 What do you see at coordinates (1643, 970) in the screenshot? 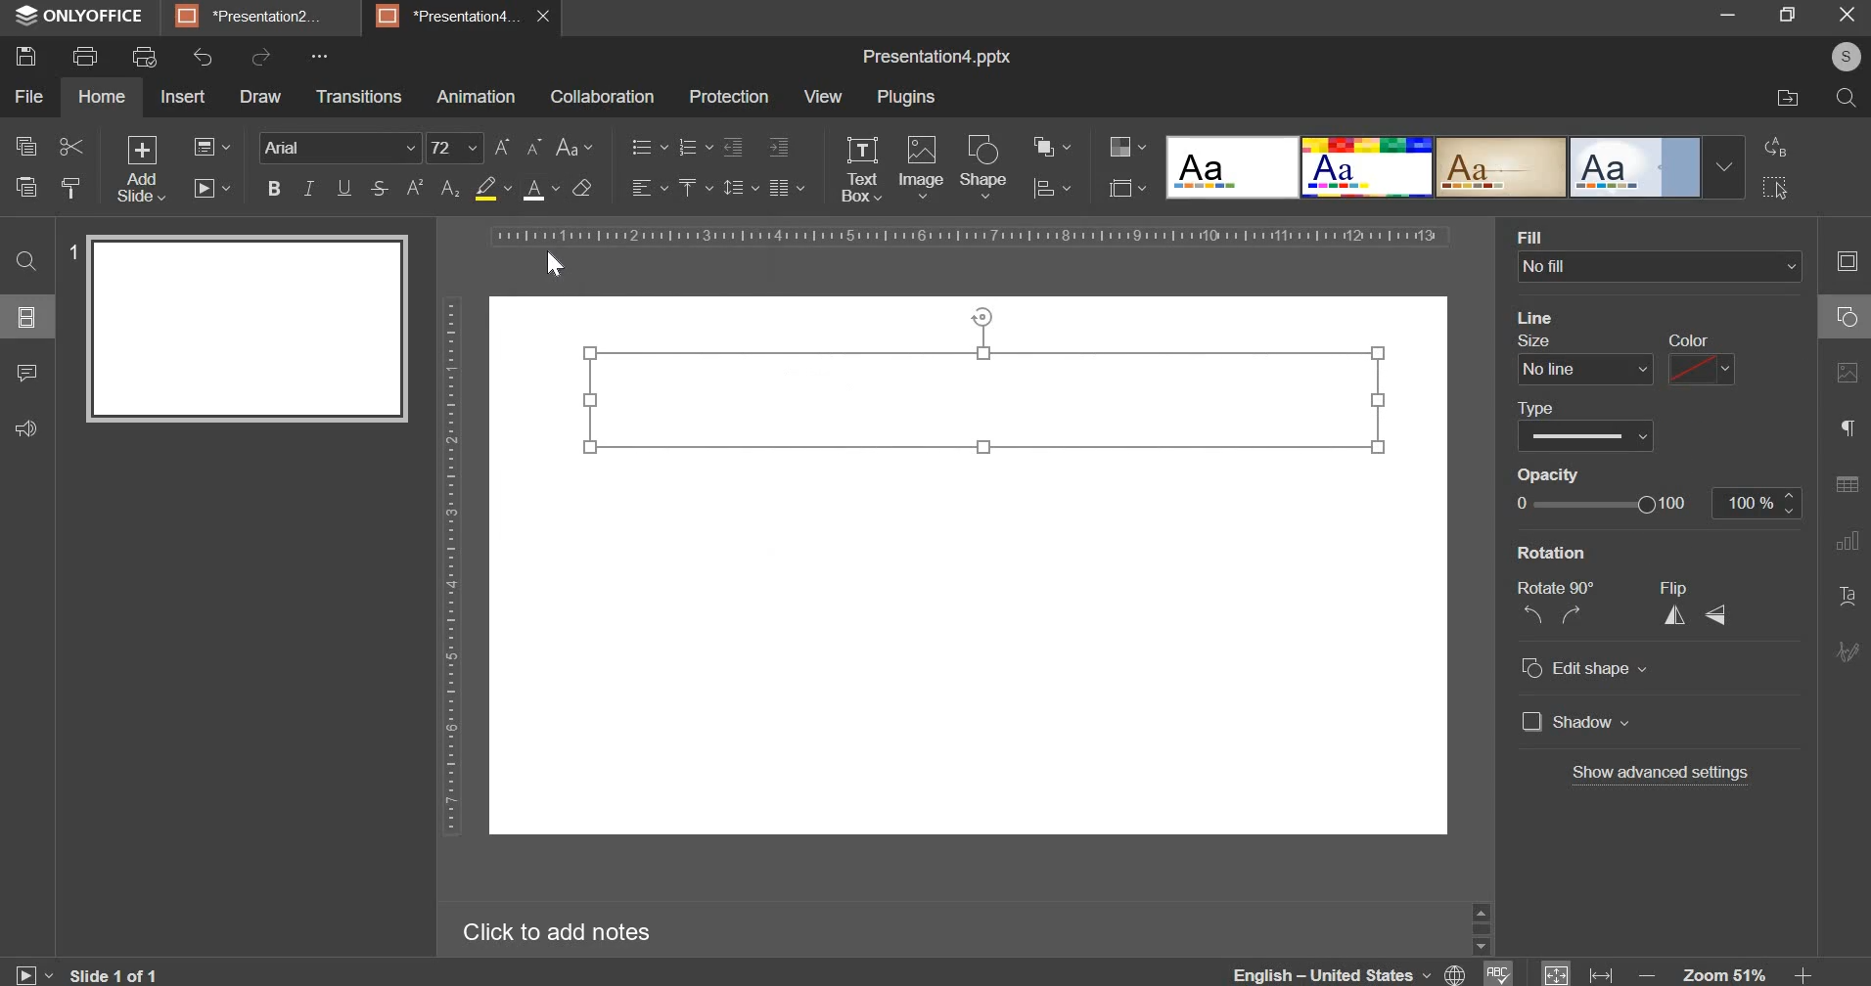
I see `zoom out` at bounding box center [1643, 970].